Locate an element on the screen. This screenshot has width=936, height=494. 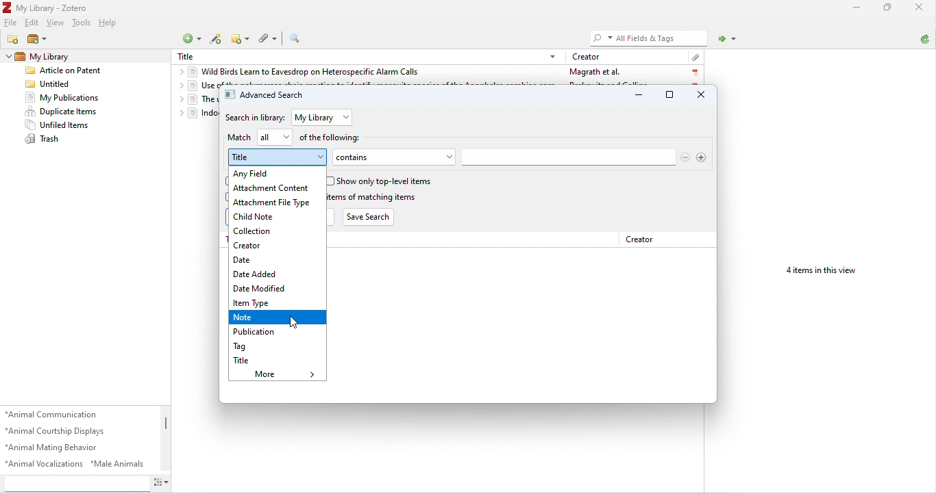
Magrath et al. is located at coordinates (595, 72).